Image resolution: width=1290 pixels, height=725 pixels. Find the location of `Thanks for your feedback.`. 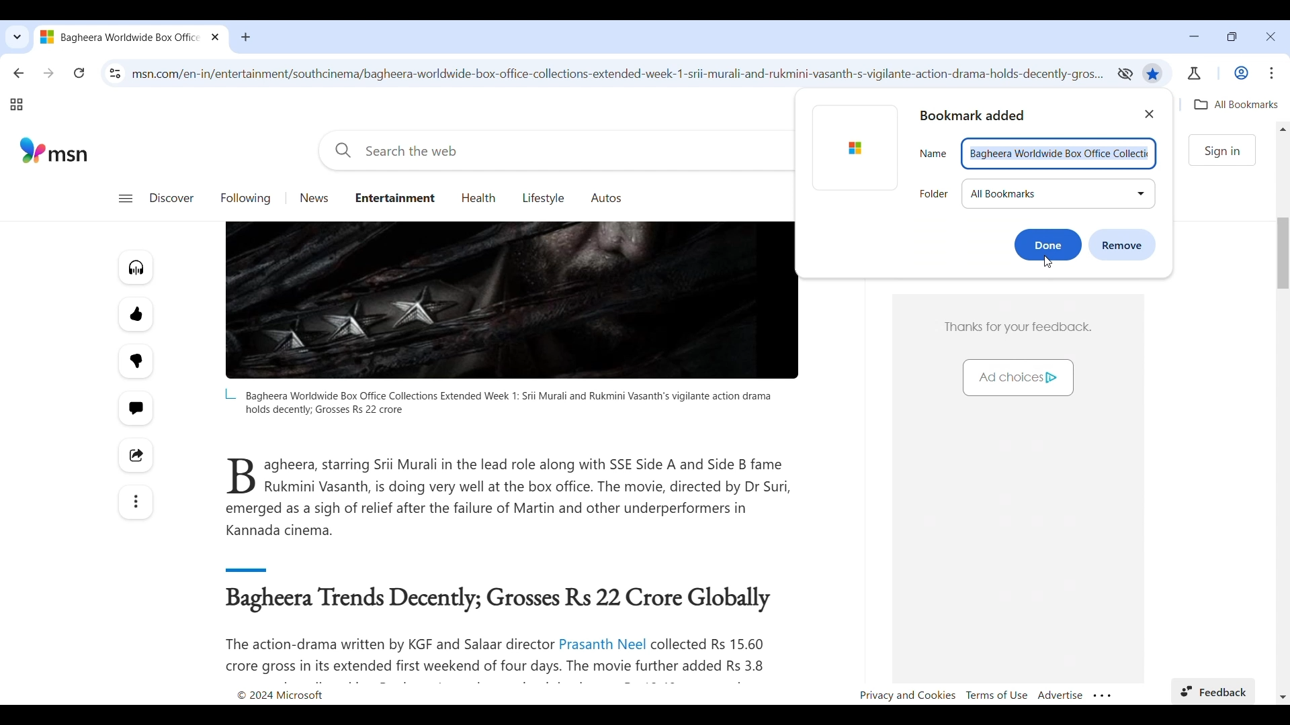

Thanks for your feedback. is located at coordinates (1020, 324).